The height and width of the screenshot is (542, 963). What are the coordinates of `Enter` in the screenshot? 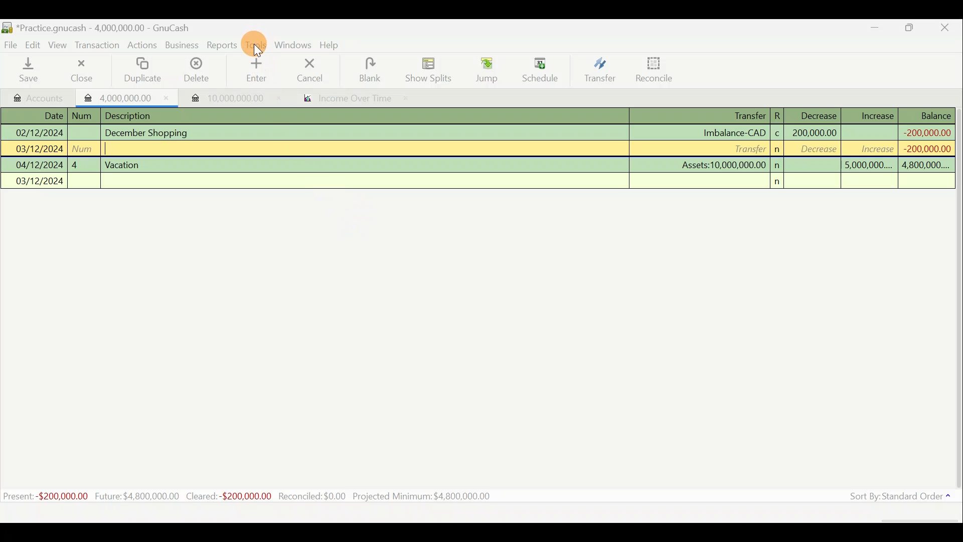 It's located at (254, 70).